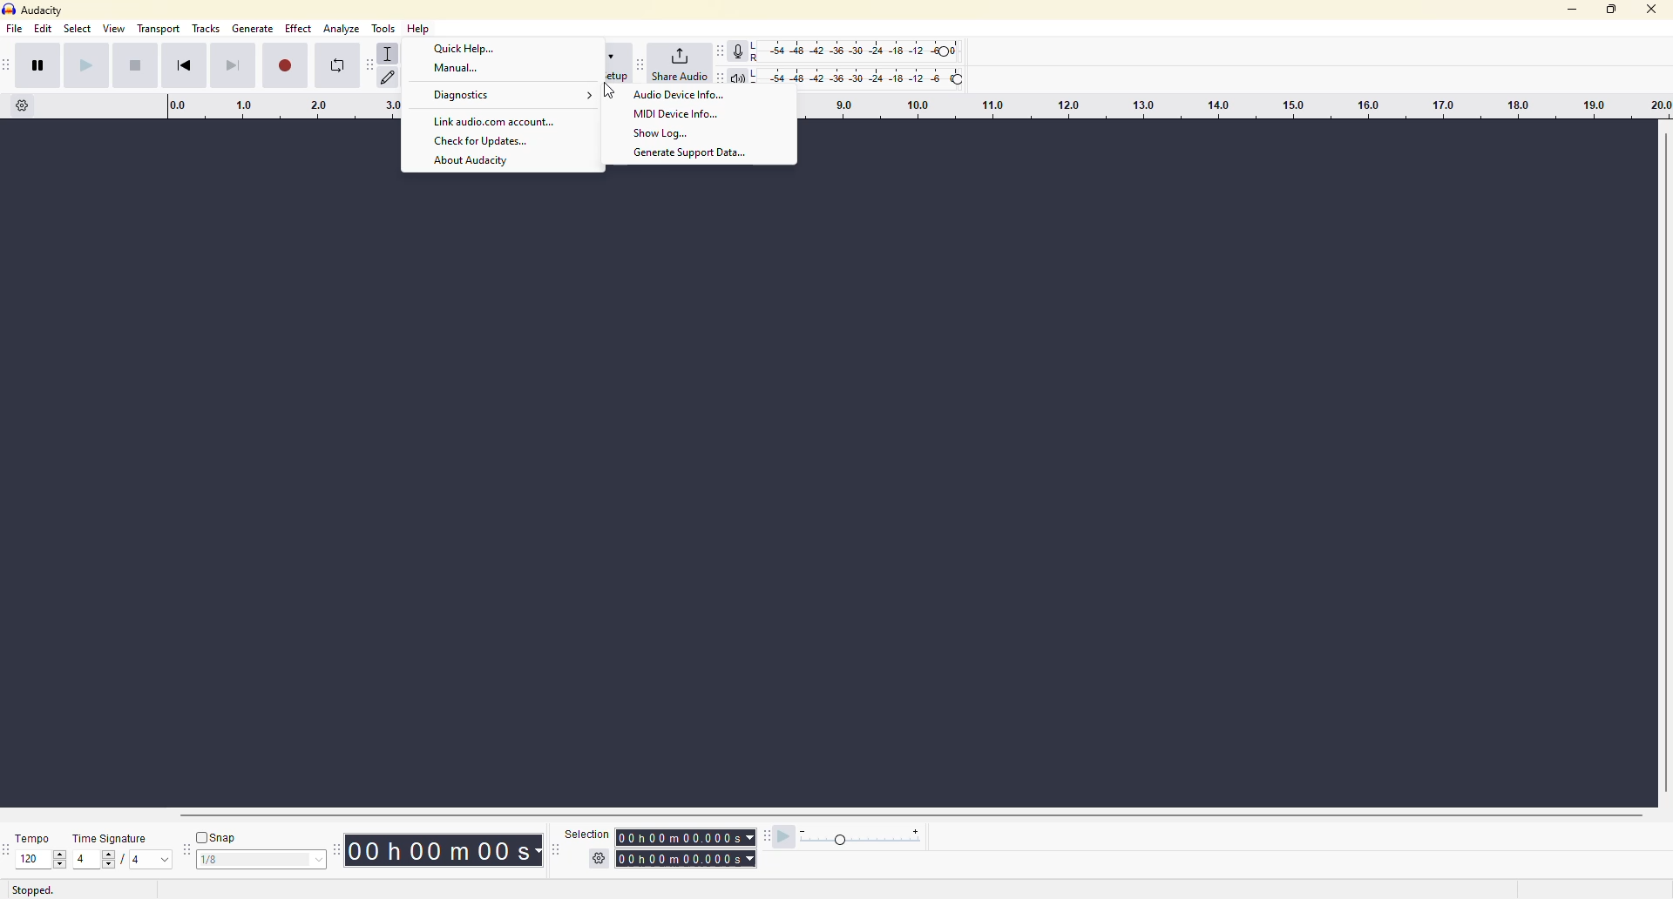 Image resolution: width=1673 pixels, height=899 pixels. What do you see at coordinates (1229, 106) in the screenshot?
I see `click and drag to define a looping region` at bounding box center [1229, 106].